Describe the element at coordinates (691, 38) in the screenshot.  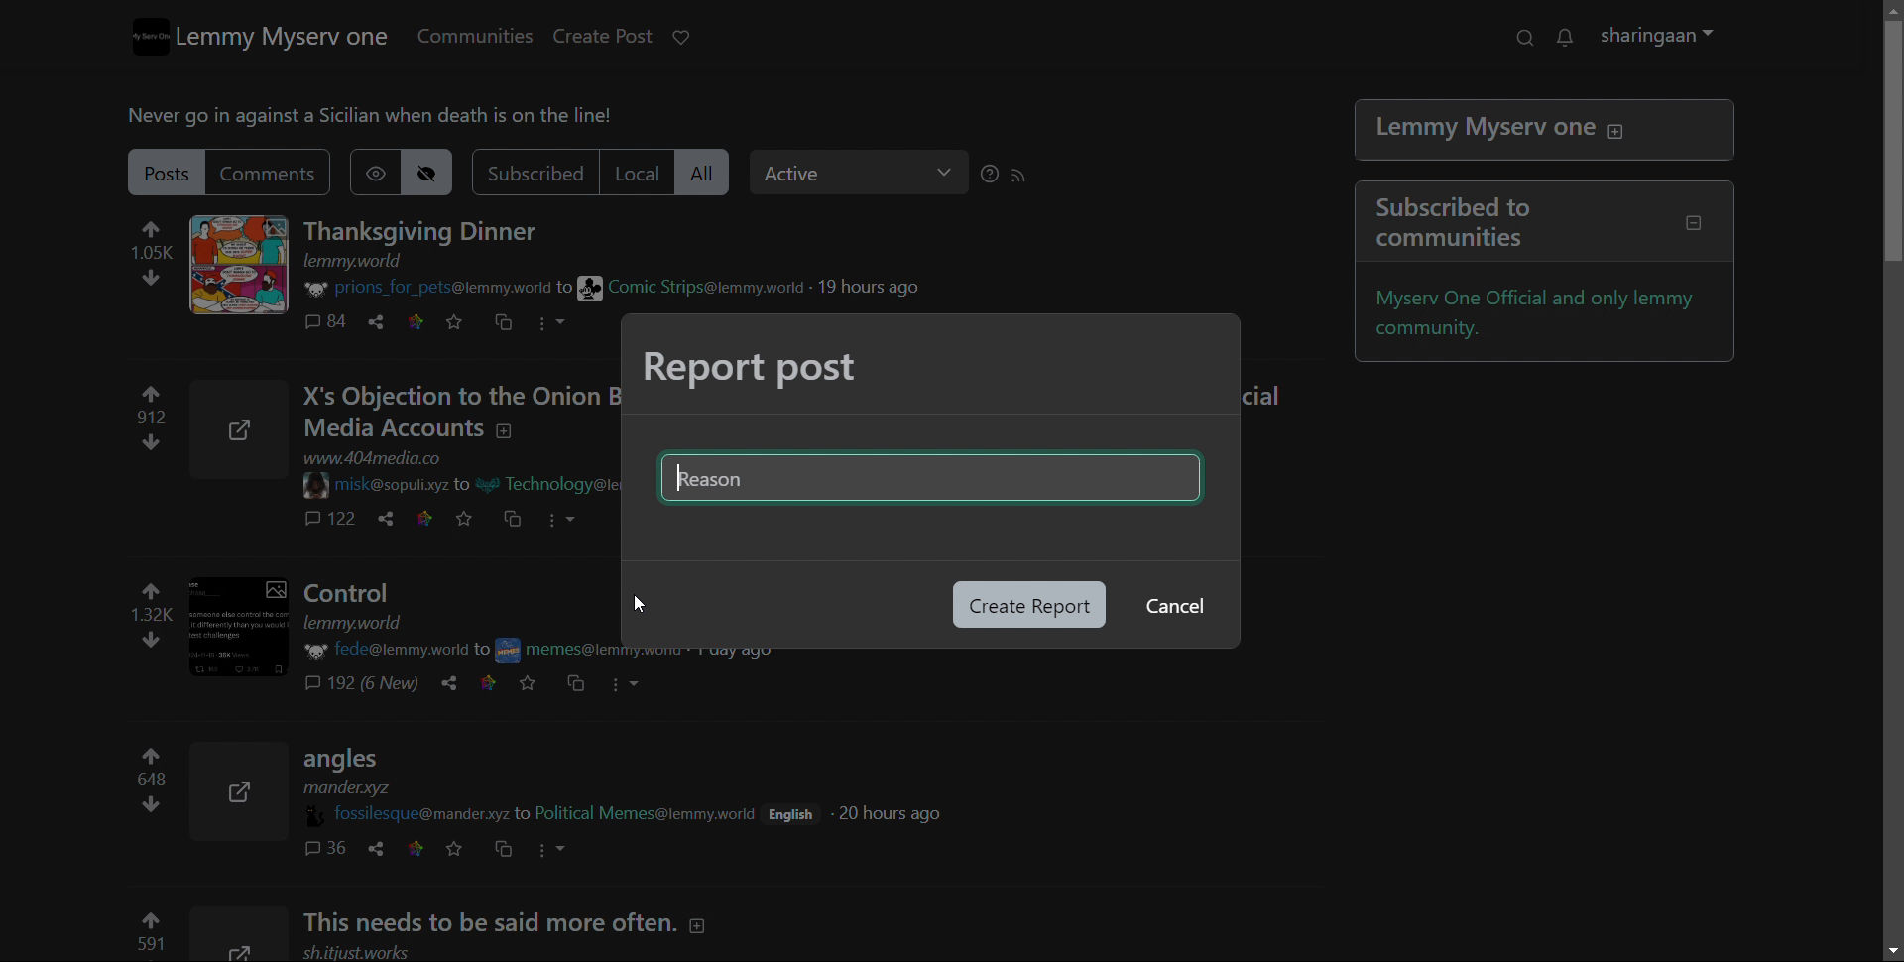
I see `donate to lemmy` at that location.